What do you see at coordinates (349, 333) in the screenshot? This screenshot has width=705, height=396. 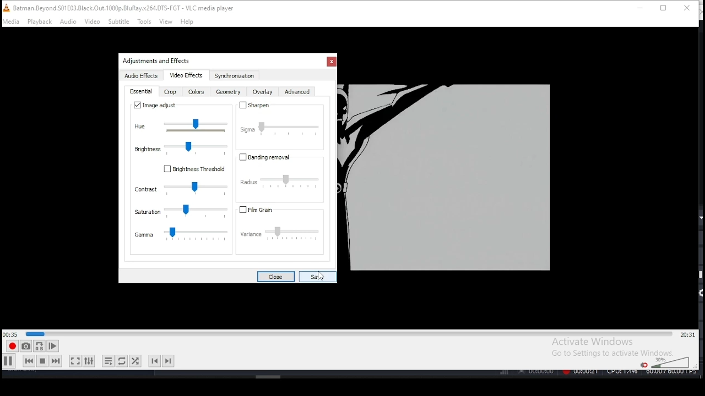 I see `seek bar` at bounding box center [349, 333].